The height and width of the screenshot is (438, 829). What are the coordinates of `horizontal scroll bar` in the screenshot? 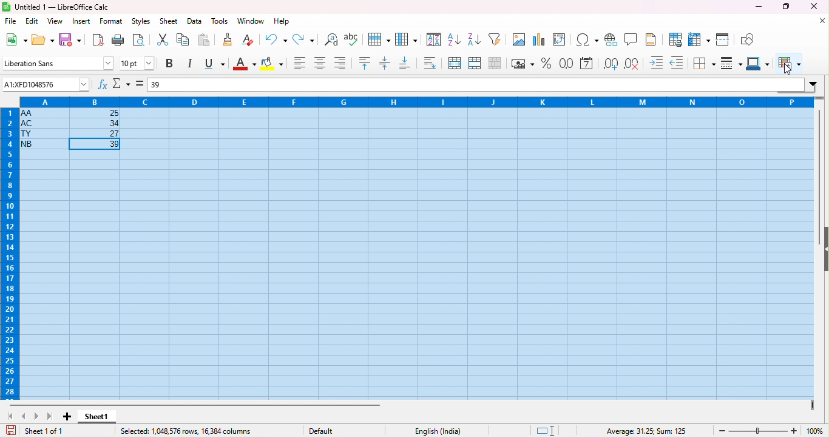 It's located at (196, 405).